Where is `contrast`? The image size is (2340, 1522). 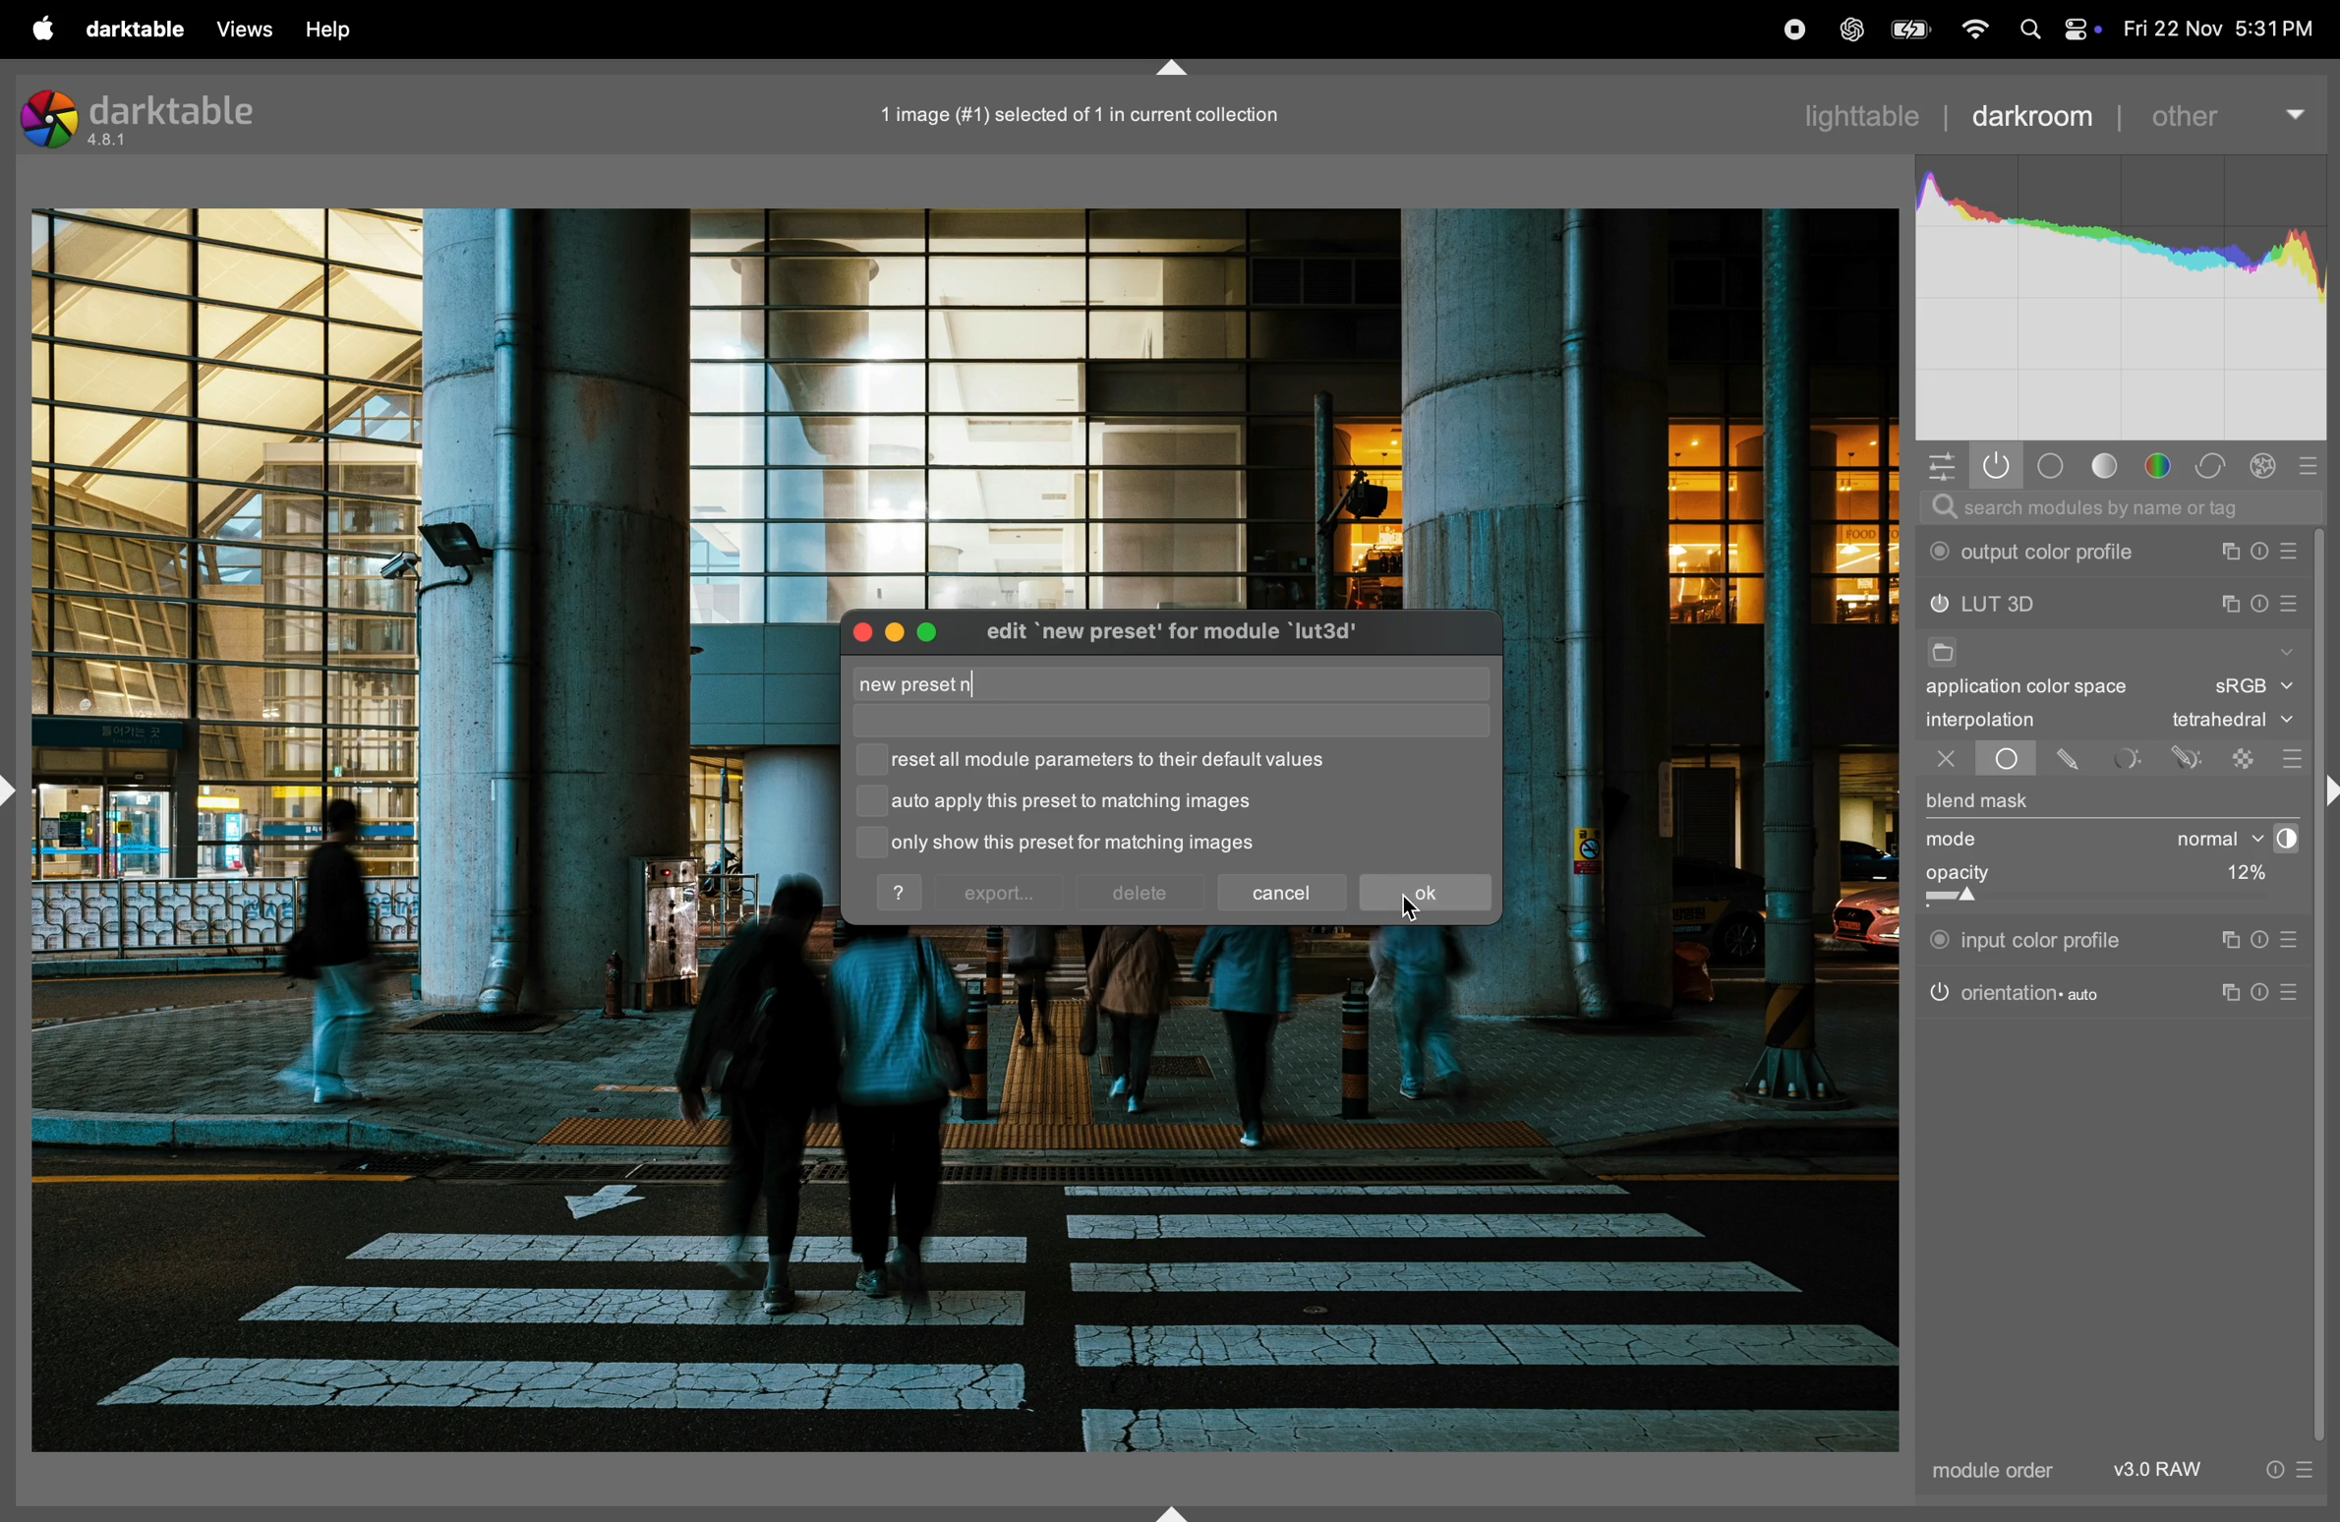
contrast is located at coordinates (2281, 839).